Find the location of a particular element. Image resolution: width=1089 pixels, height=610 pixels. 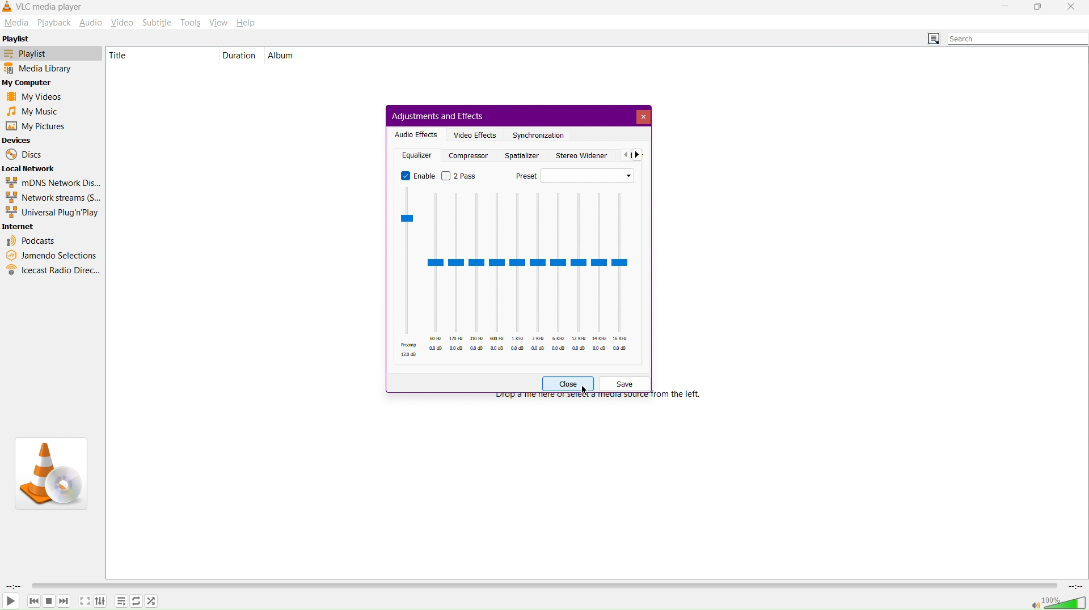

Back is located at coordinates (628, 155).